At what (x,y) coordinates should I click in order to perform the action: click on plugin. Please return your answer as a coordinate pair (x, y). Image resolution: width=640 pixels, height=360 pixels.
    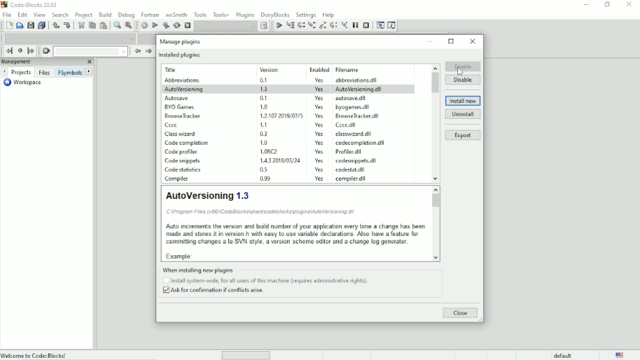
    Looking at the image, I should click on (188, 143).